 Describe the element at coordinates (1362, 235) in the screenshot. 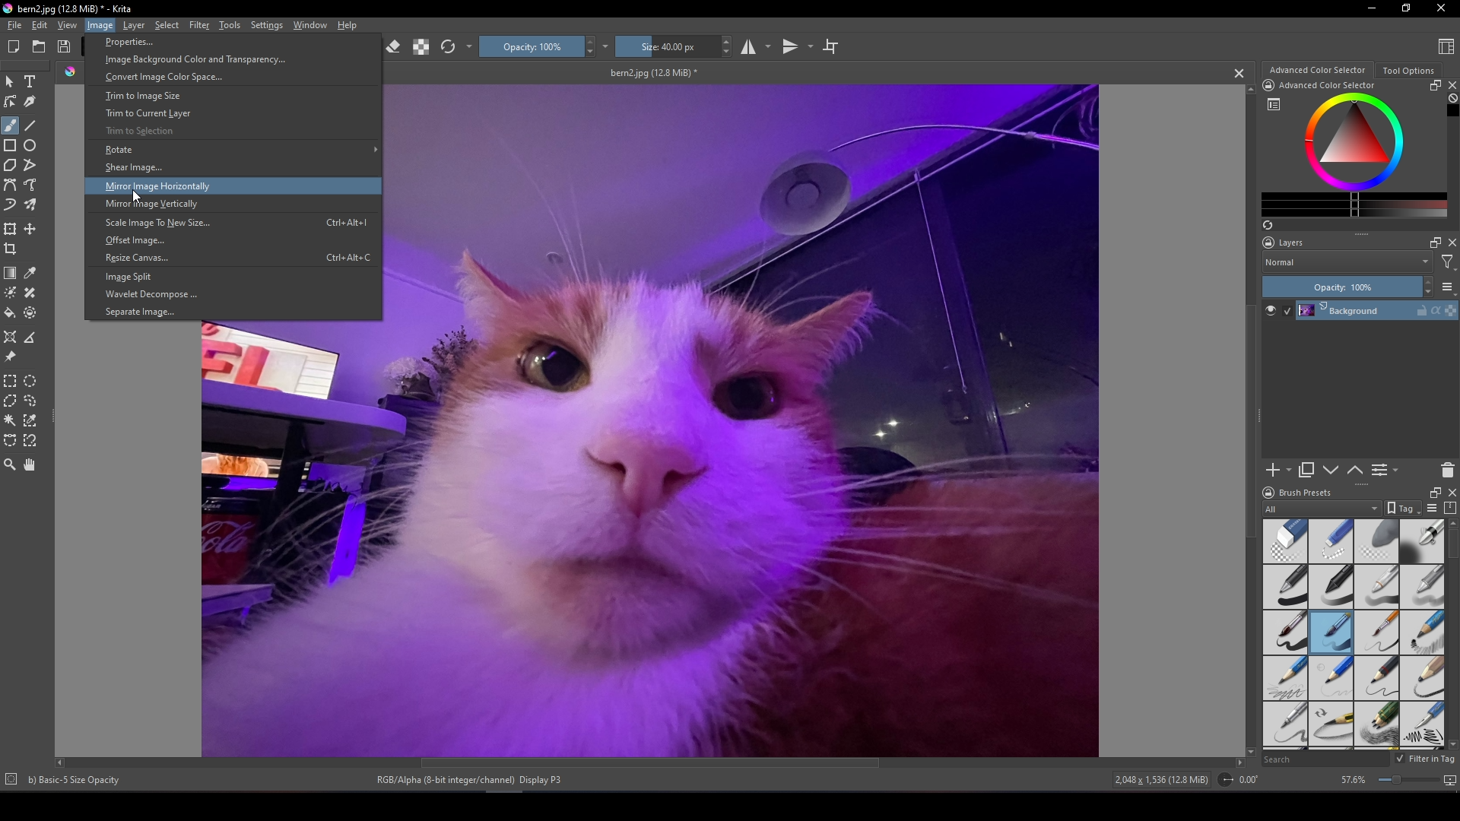

I see `Layer interface slider` at that location.